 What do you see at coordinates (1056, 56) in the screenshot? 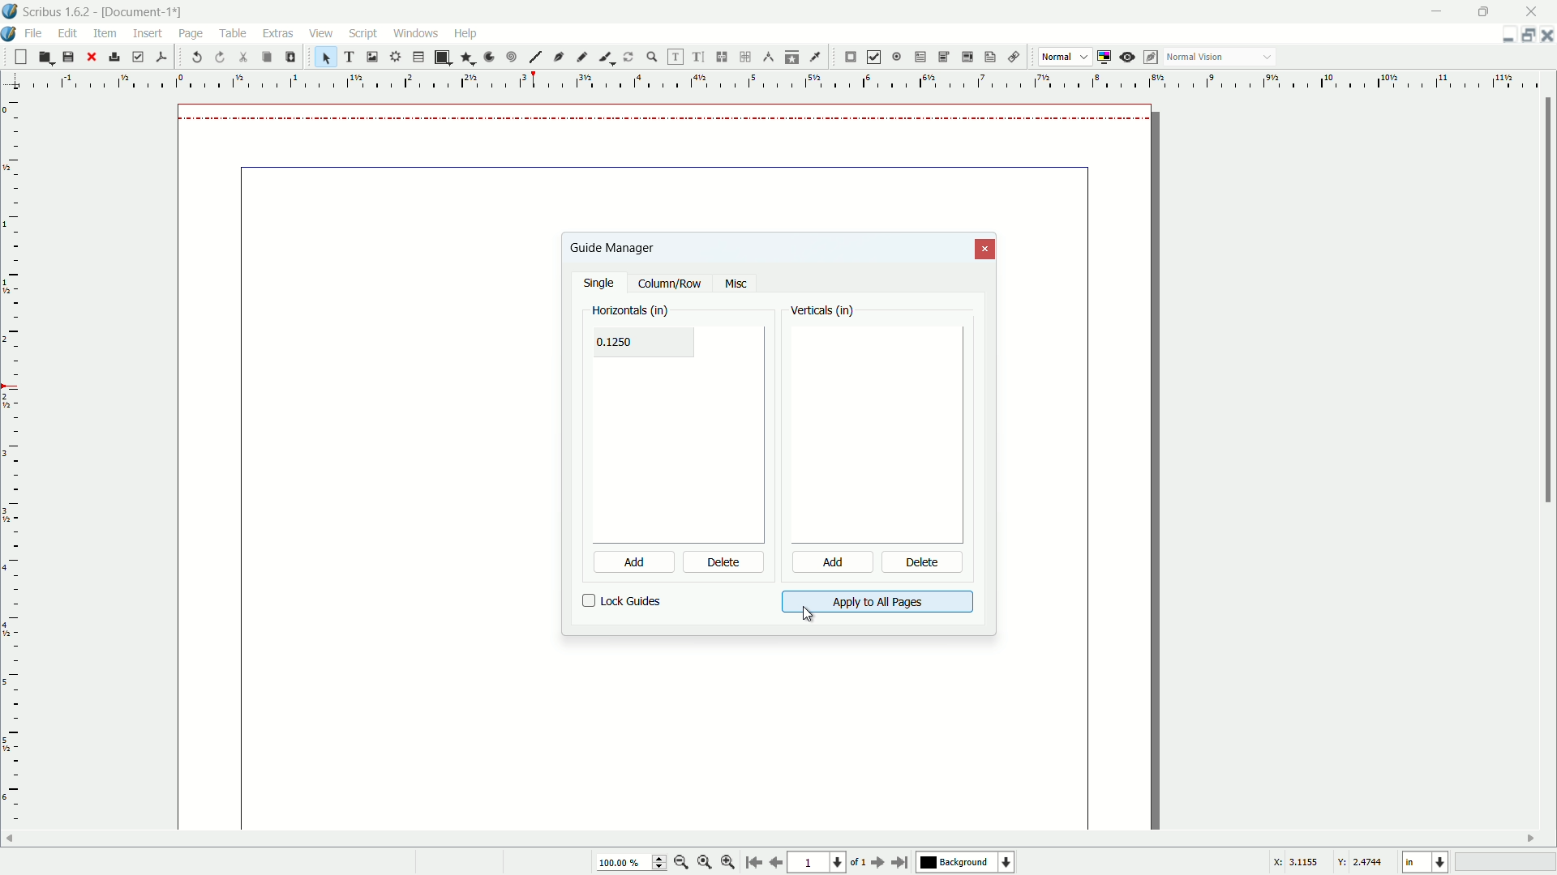
I see `normal` at bounding box center [1056, 56].